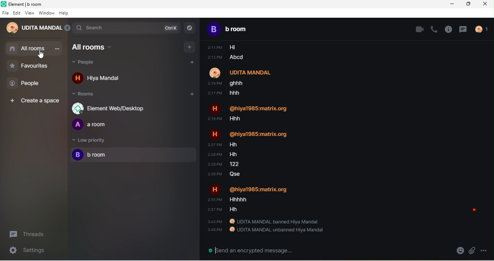 The height and width of the screenshot is (261, 494). I want to click on search, so click(127, 27).